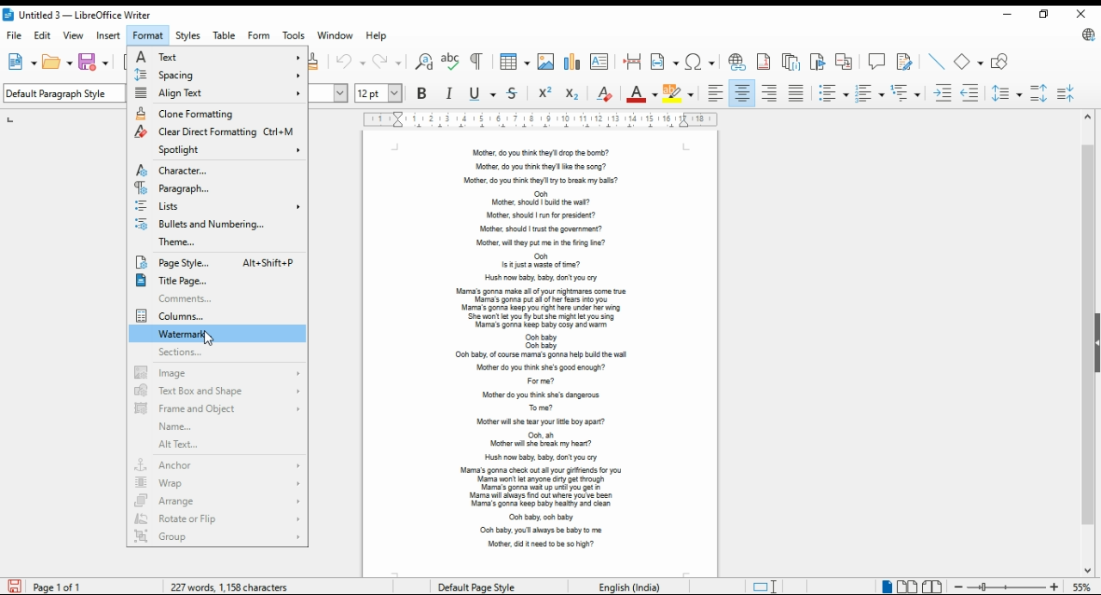 This screenshot has width=1101, height=595. What do you see at coordinates (380, 93) in the screenshot?
I see `font size` at bounding box center [380, 93].